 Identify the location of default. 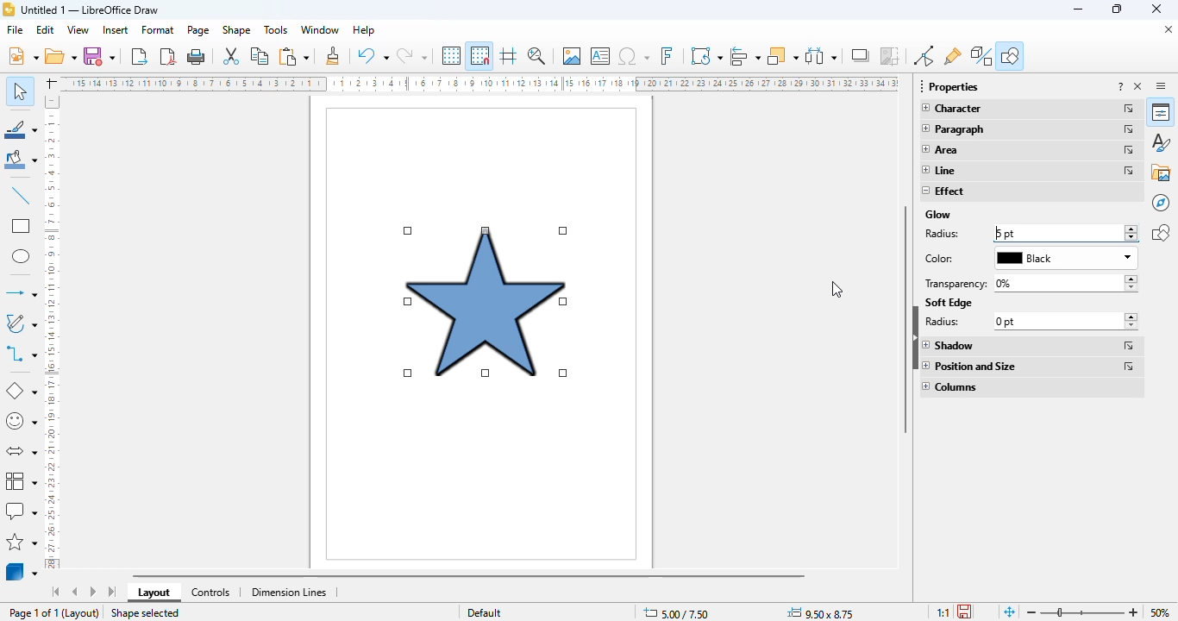
(485, 612).